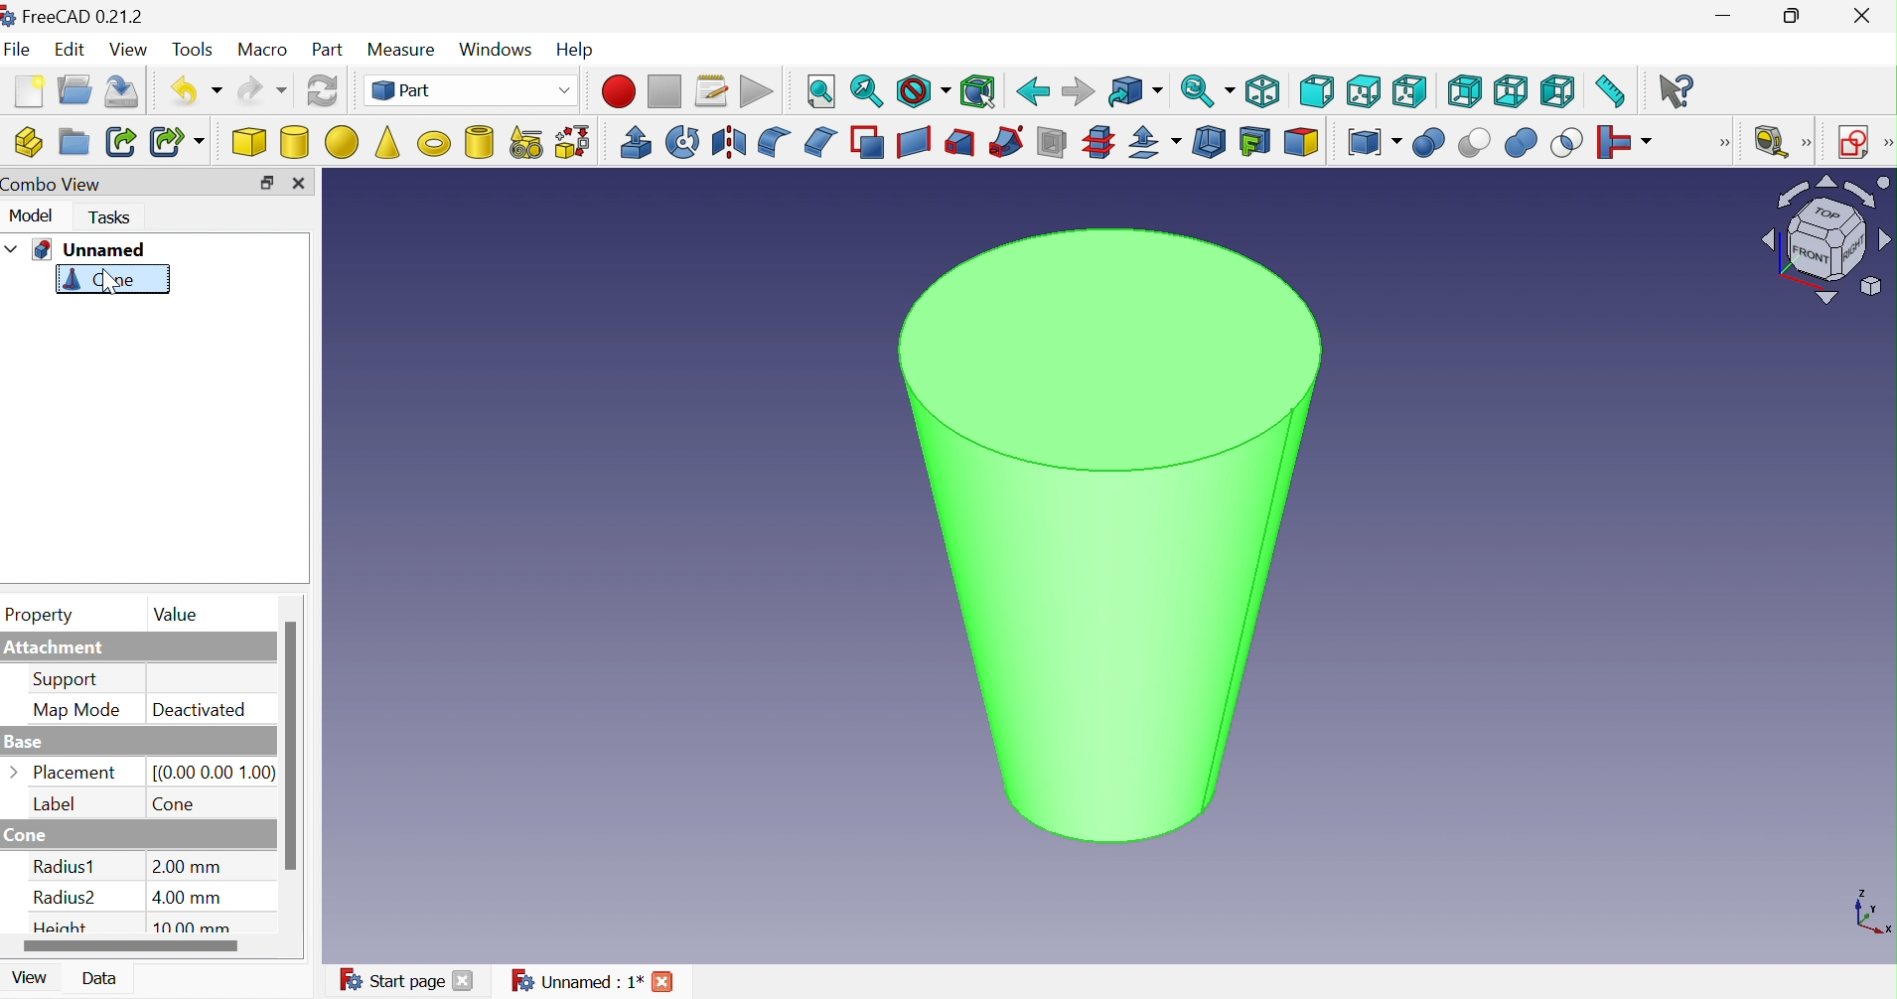 The height and width of the screenshot is (999, 1897). I want to click on Isometric, so click(1261, 92).